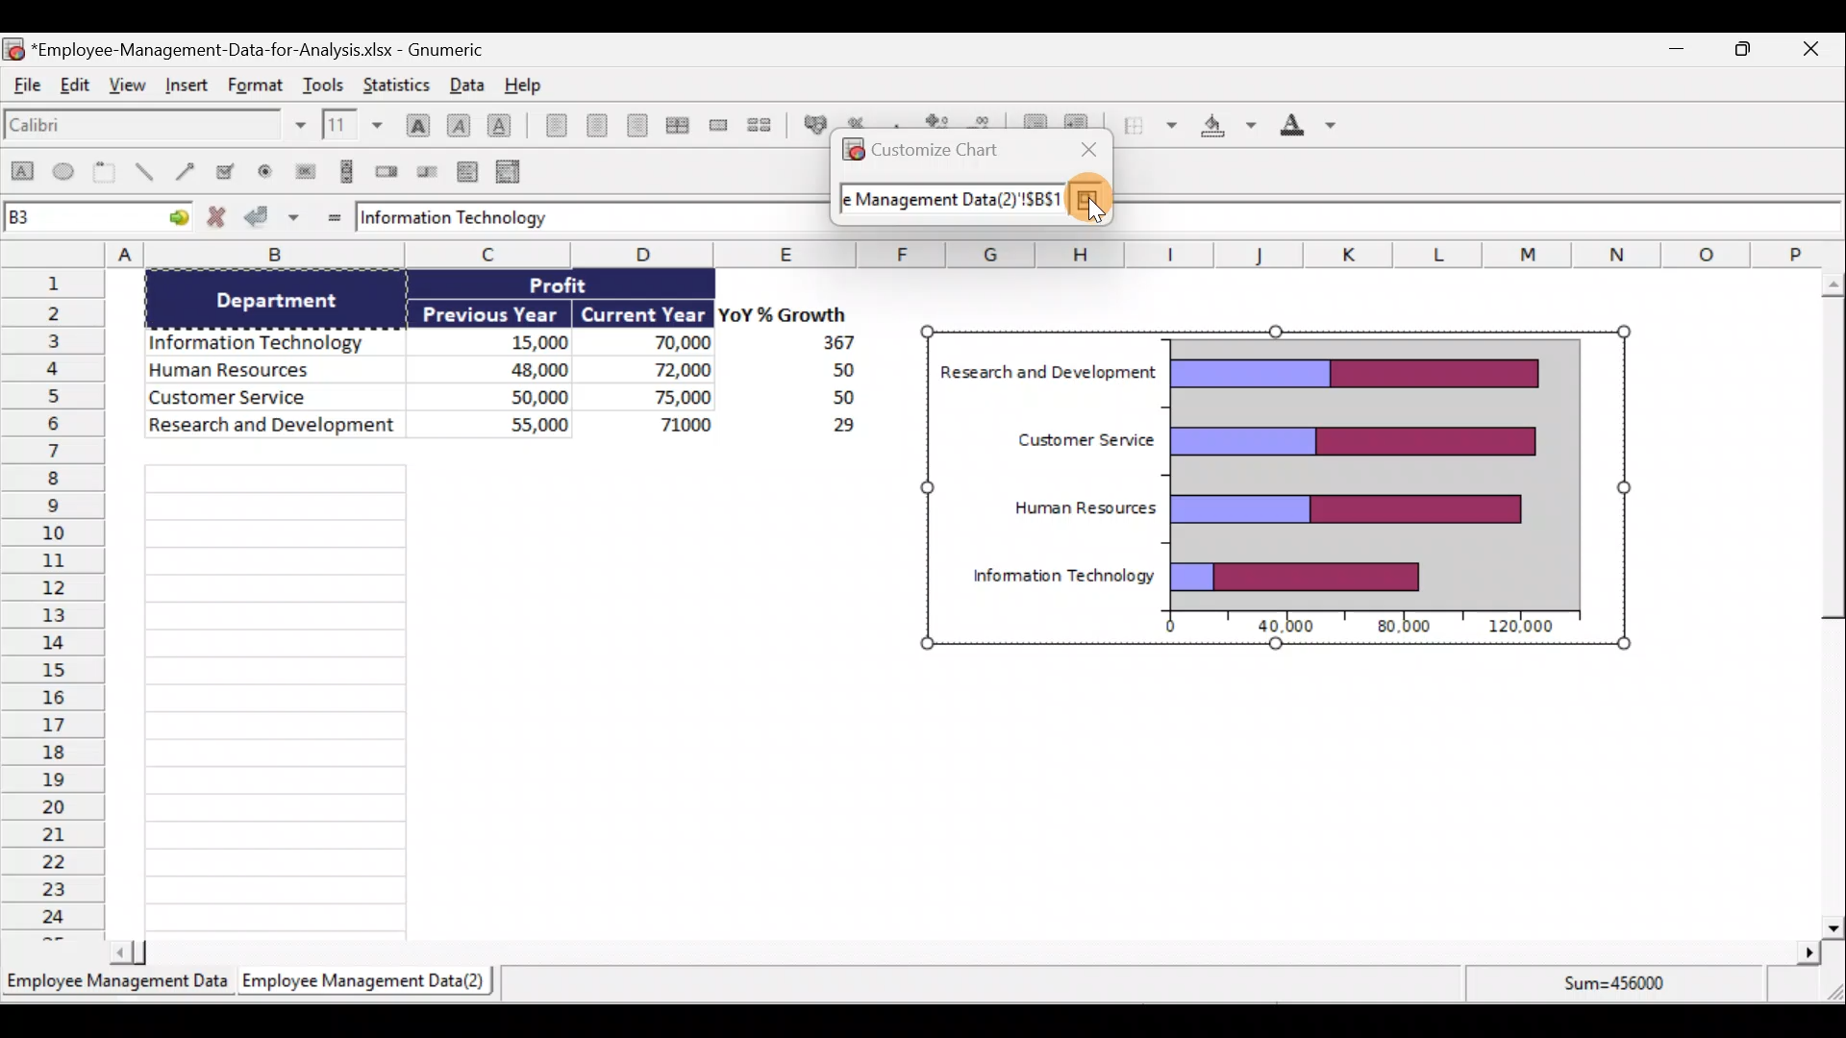 The height and width of the screenshot is (1038, 1846). Describe the element at coordinates (188, 169) in the screenshot. I see `Create an arrow object` at that location.